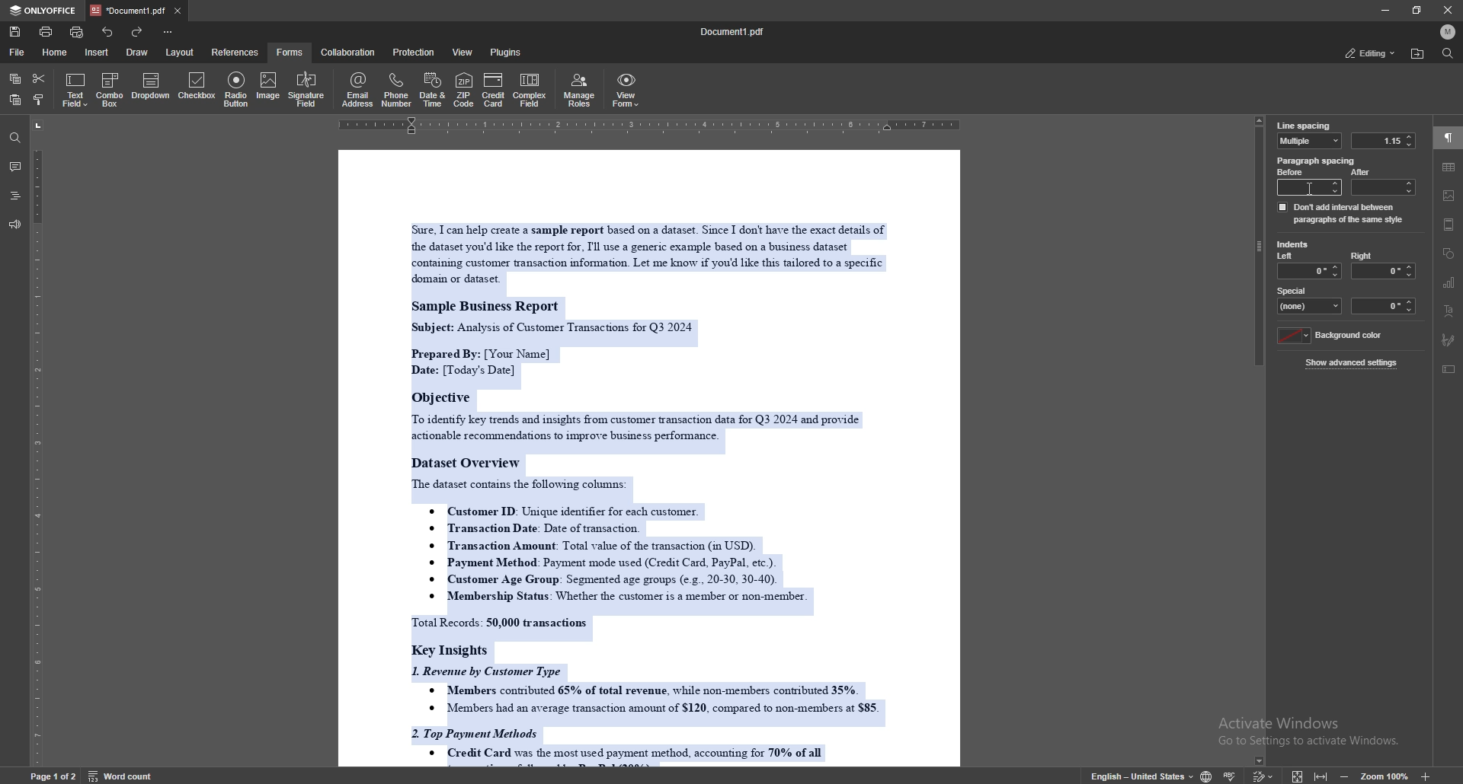 The height and width of the screenshot is (784, 1463). Describe the element at coordinates (14, 225) in the screenshot. I see `feedback` at that location.